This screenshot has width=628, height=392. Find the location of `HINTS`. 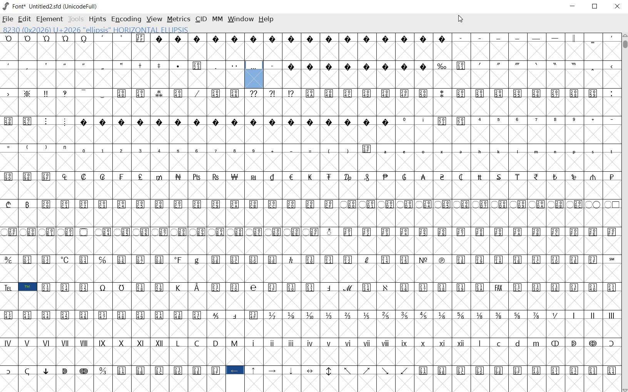

HINTS is located at coordinates (97, 20).